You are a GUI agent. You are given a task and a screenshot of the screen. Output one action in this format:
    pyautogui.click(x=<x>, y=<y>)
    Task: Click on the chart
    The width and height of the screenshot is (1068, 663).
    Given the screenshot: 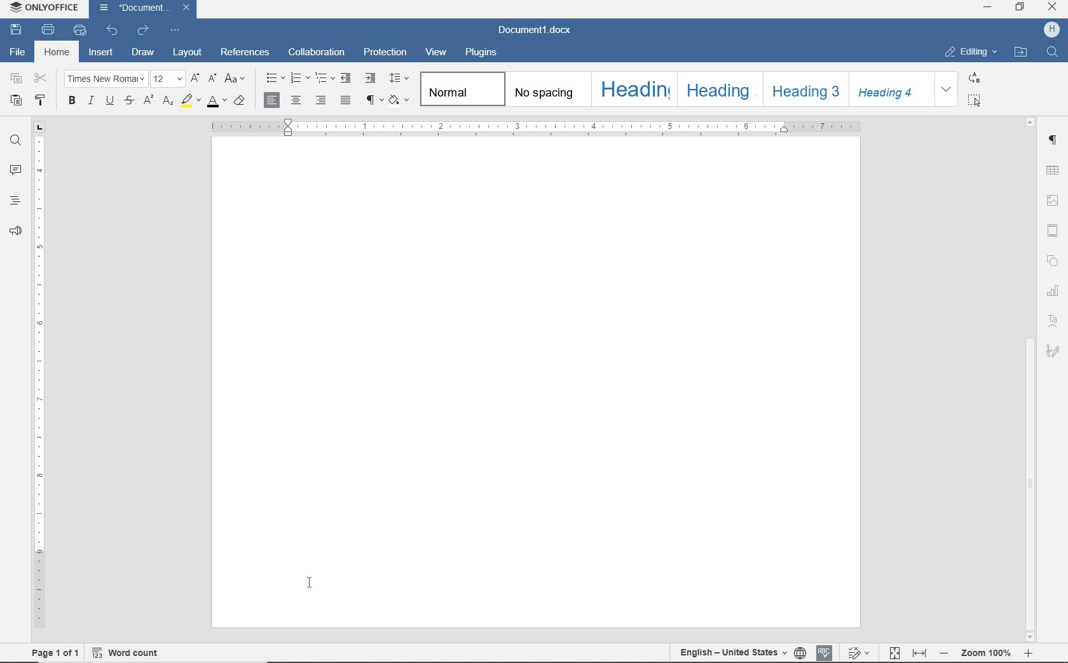 What is the action you would take?
    pyautogui.click(x=1053, y=291)
    